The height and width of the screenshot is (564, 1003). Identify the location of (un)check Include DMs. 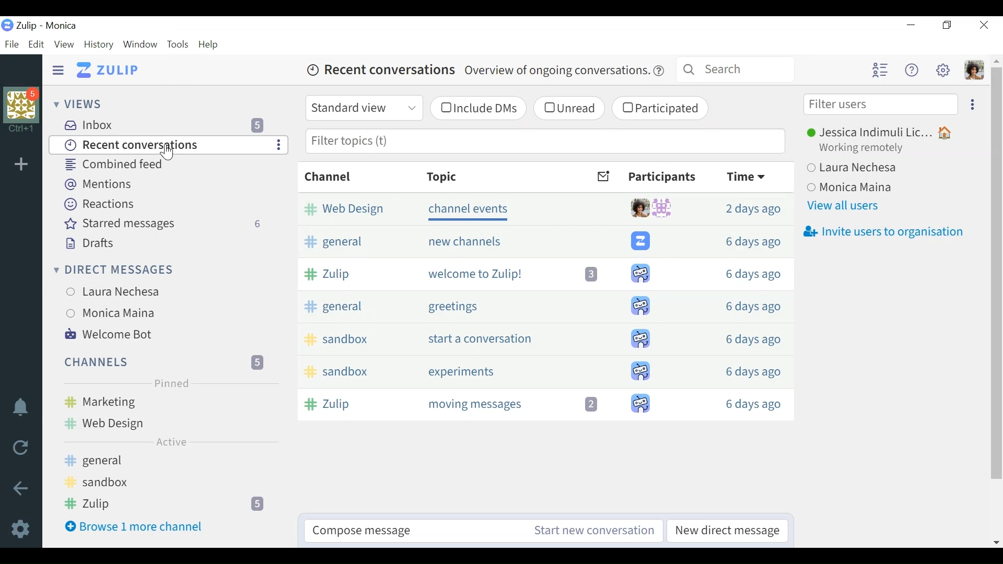
(477, 109).